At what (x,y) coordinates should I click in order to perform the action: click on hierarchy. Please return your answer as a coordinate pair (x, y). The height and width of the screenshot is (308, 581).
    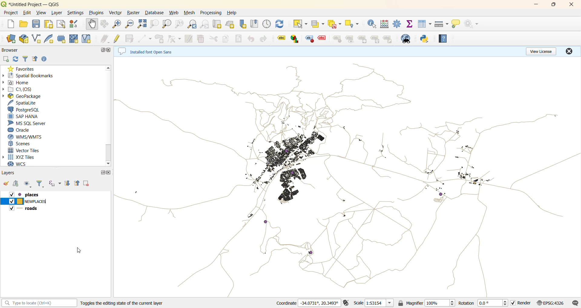
    Looking at the image, I should click on (376, 39).